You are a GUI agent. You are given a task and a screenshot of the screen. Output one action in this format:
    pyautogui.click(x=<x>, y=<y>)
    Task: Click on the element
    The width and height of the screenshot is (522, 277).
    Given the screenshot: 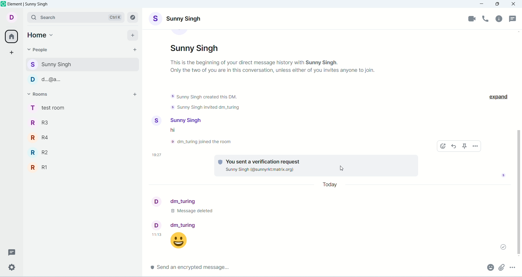 What is the action you would take?
    pyautogui.click(x=29, y=4)
    